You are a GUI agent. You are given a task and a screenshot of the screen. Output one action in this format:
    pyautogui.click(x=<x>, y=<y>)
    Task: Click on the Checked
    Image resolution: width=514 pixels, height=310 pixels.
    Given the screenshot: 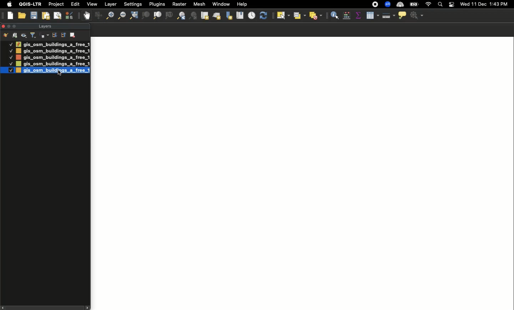 What is the action you would take?
    pyautogui.click(x=10, y=64)
    